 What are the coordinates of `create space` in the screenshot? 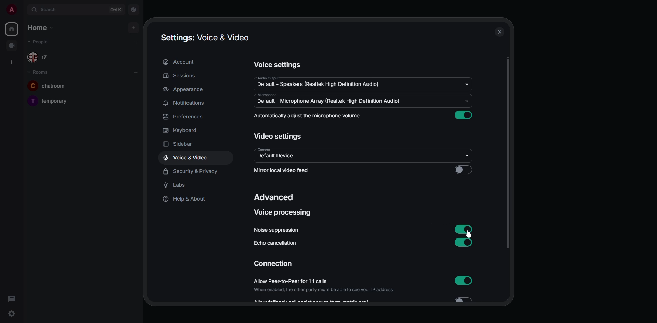 It's located at (11, 61).